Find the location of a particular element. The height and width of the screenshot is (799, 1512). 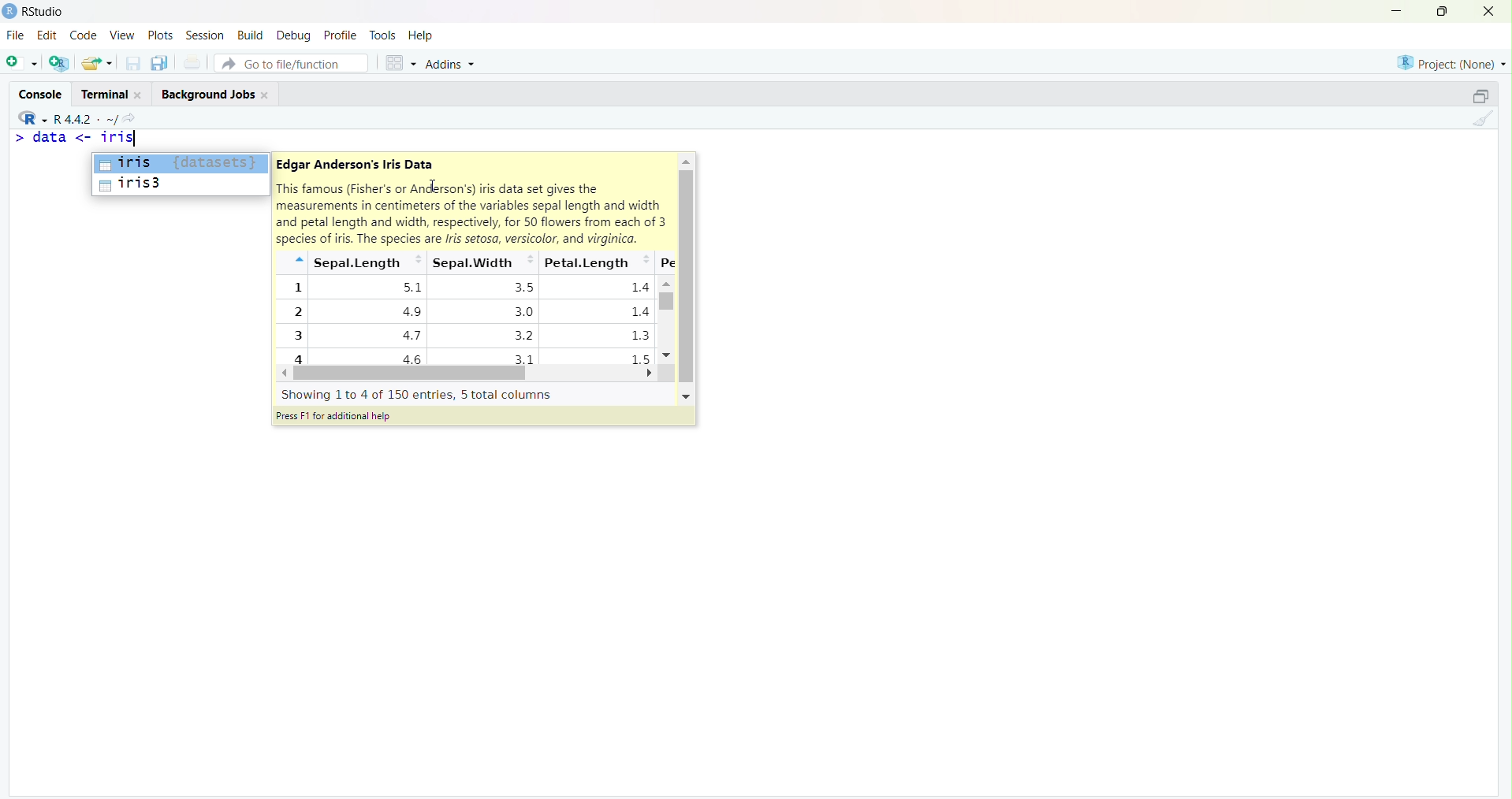

Terminal is located at coordinates (110, 91).